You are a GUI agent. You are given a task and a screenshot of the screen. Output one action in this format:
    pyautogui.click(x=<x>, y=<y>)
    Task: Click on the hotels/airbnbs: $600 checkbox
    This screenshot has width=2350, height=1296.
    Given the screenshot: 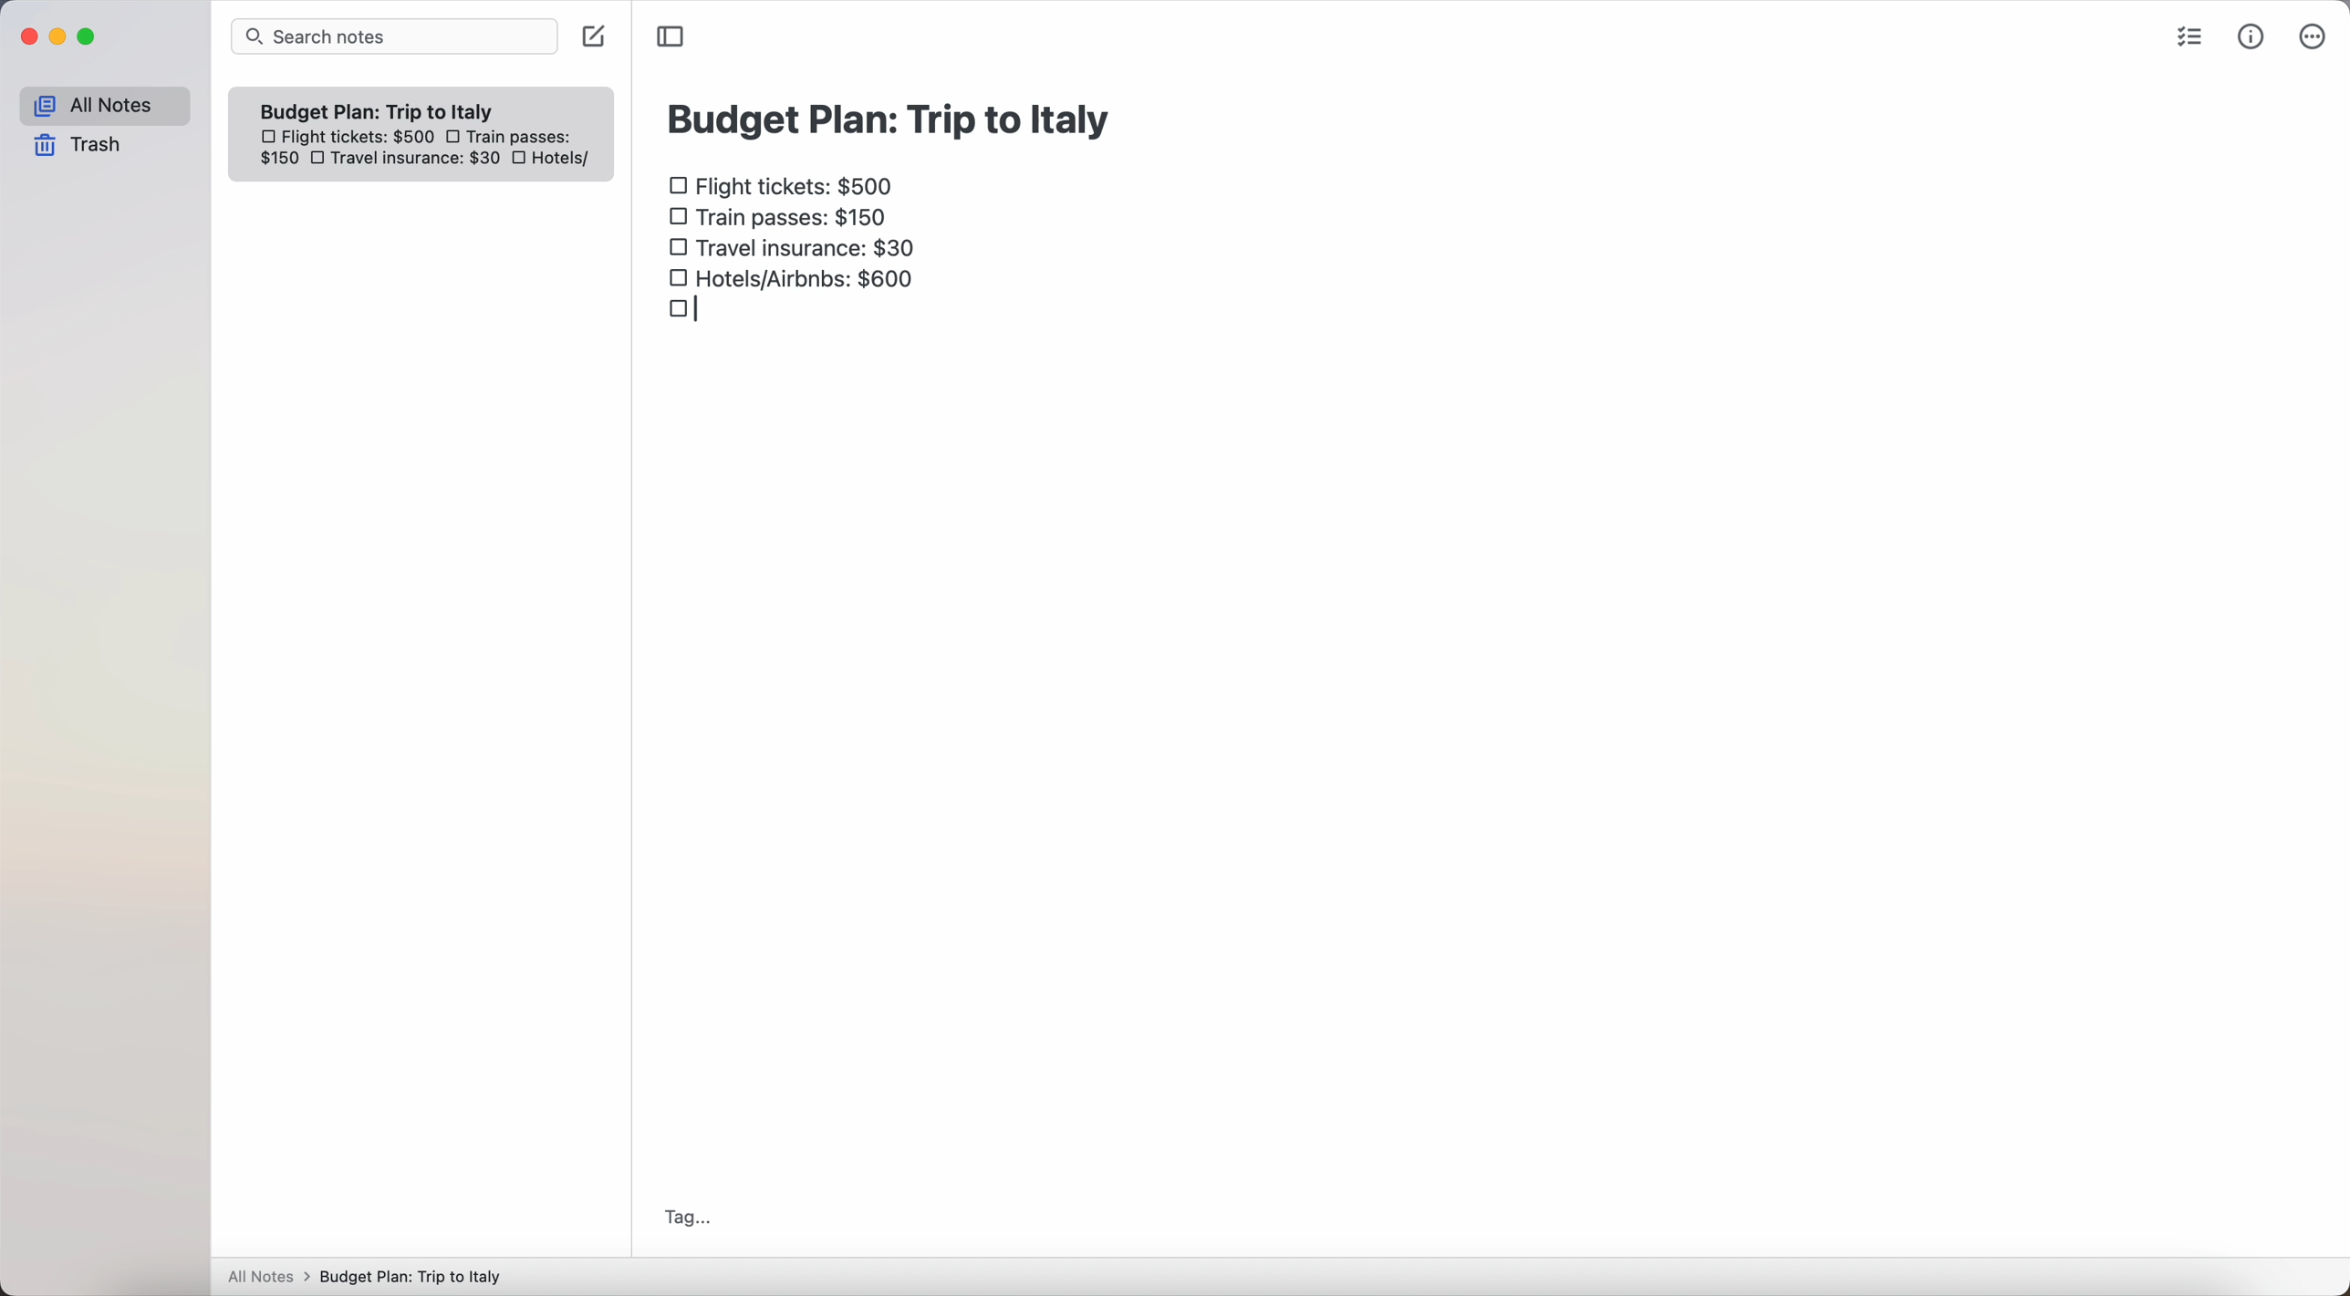 What is the action you would take?
    pyautogui.click(x=799, y=275)
    